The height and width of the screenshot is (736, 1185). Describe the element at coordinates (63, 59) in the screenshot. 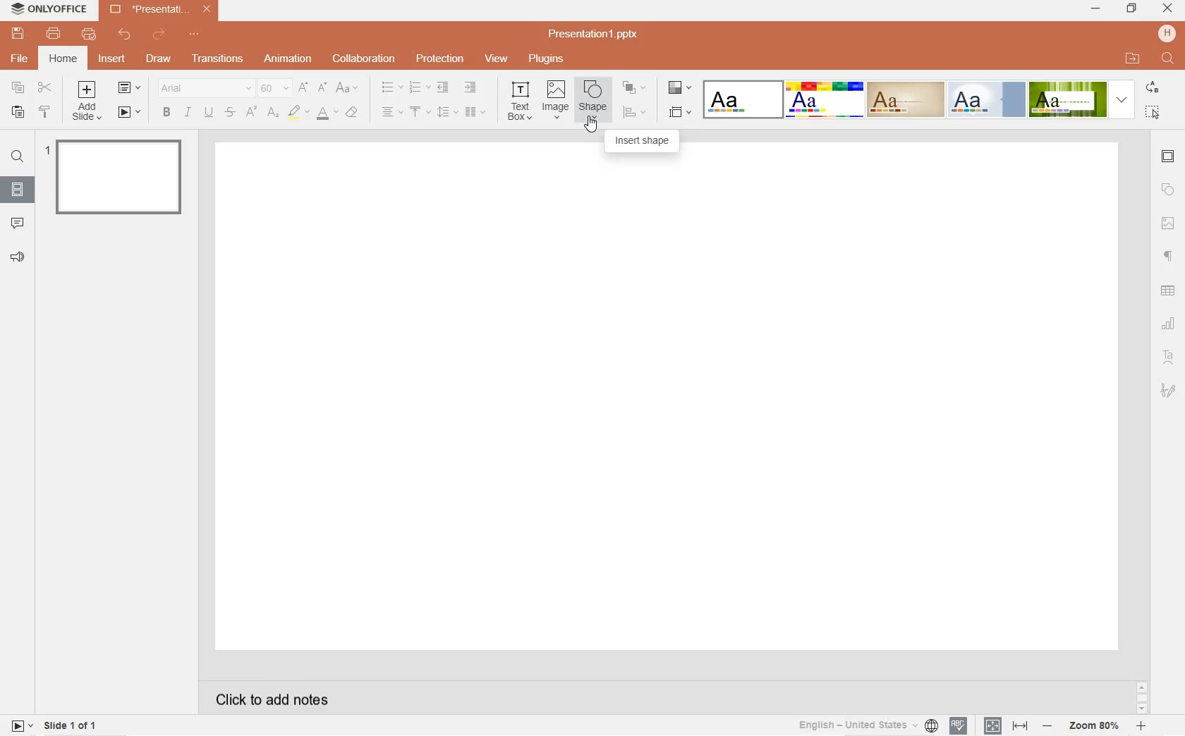

I see `home` at that location.